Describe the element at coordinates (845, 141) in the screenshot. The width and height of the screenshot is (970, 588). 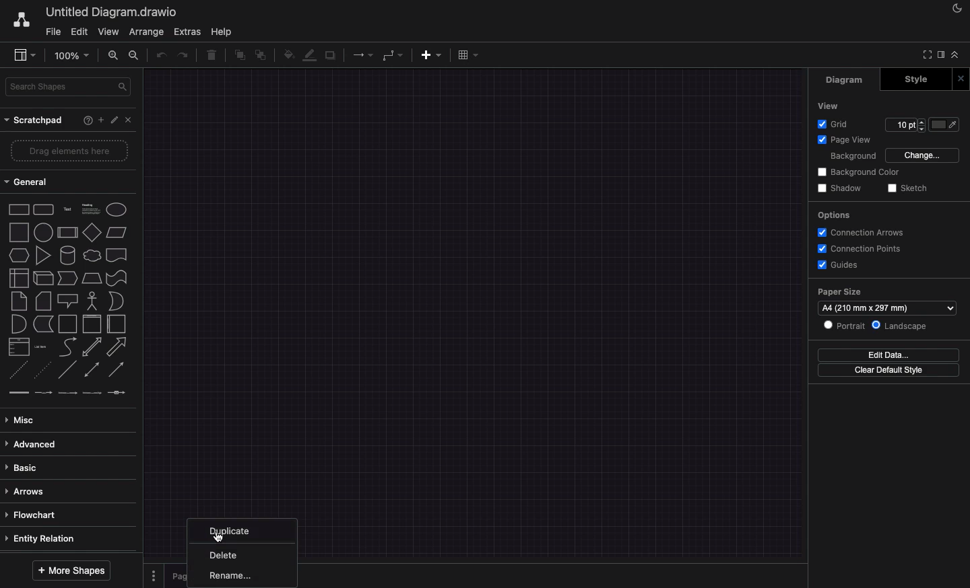
I see `page view` at that location.